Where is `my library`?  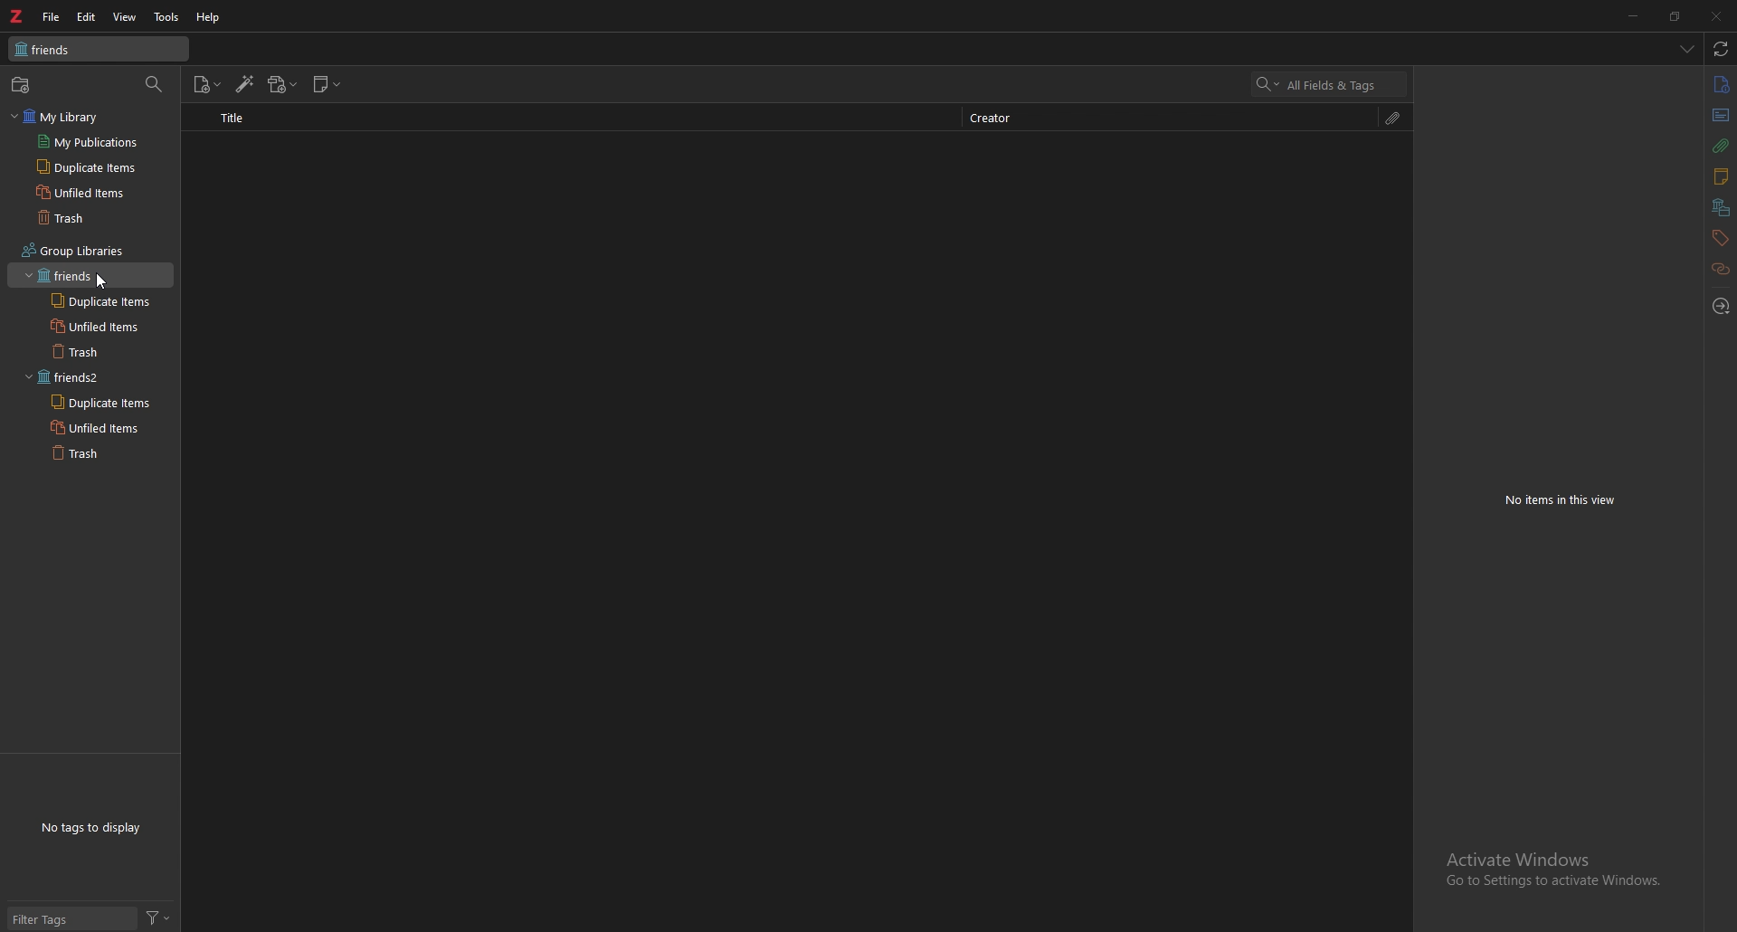 my library is located at coordinates (86, 116).